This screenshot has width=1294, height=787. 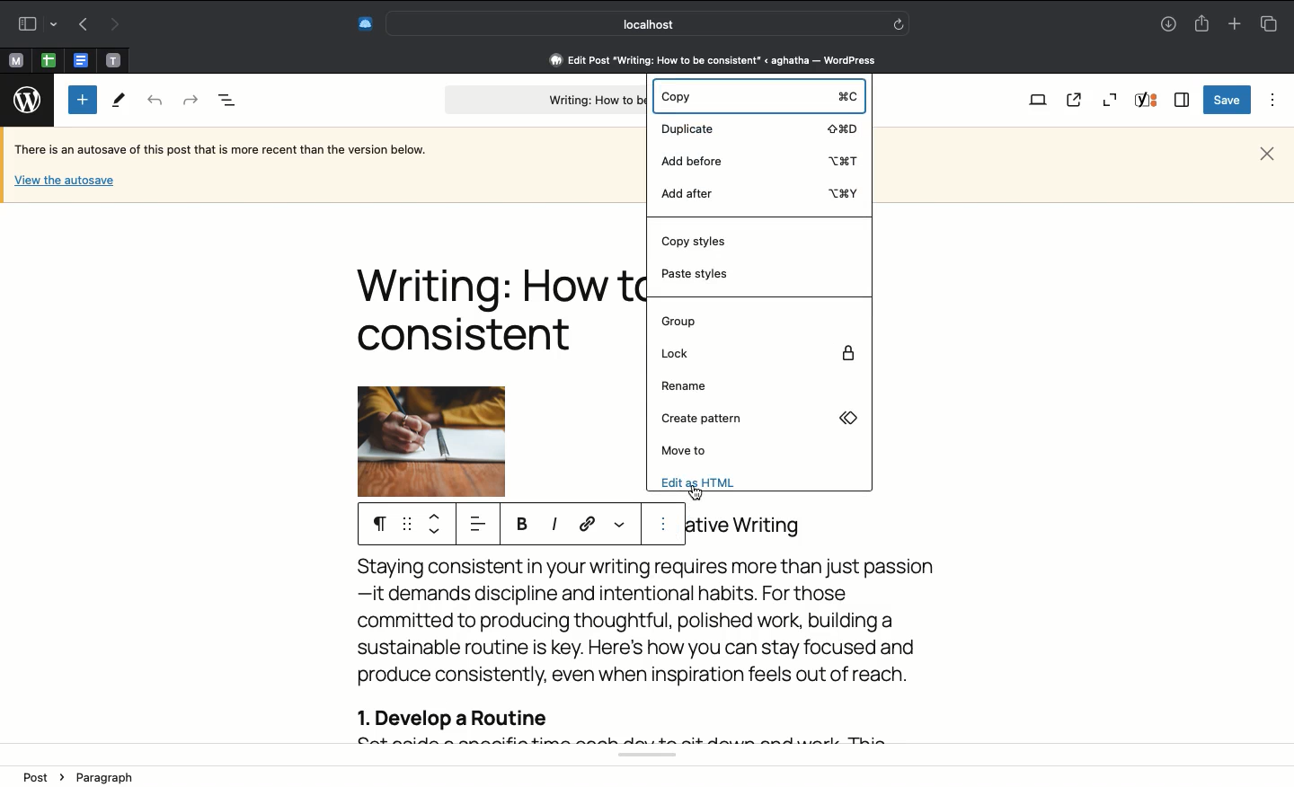 I want to click on Body, so click(x=659, y=650).